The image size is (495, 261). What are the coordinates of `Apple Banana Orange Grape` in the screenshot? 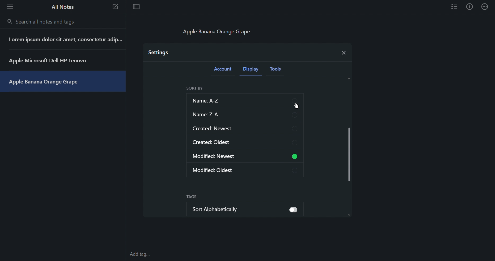 It's located at (218, 33).